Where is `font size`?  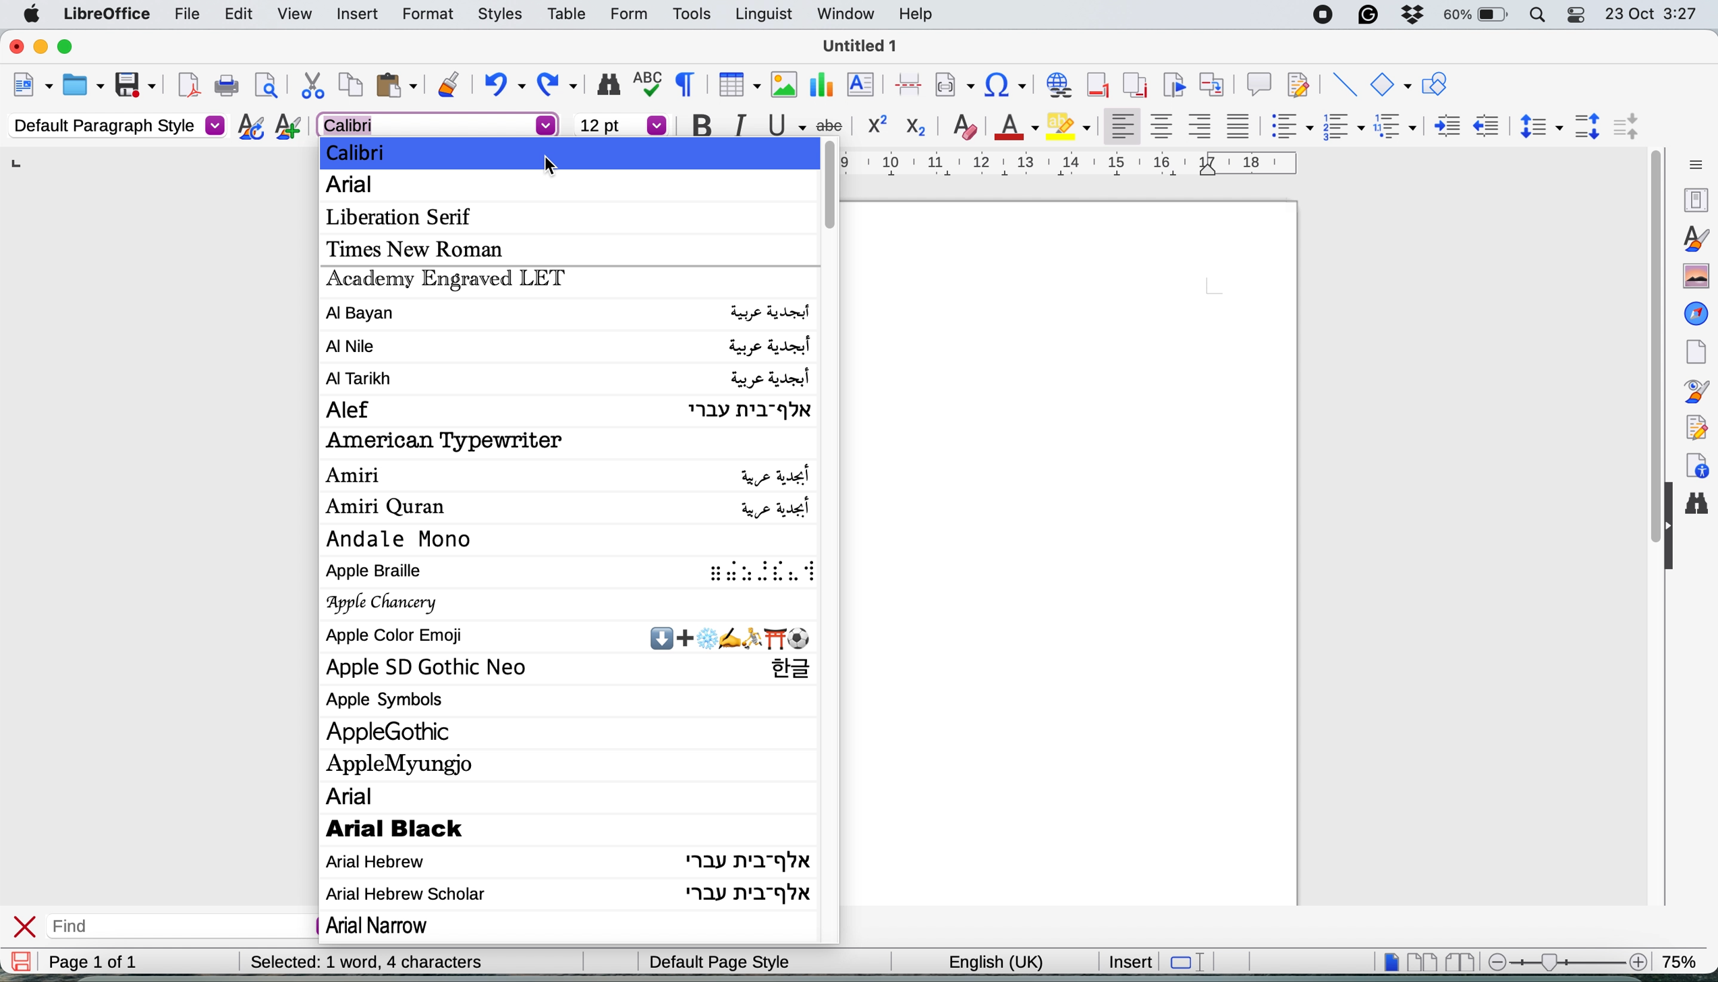 font size is located at coordinates (620, 125).